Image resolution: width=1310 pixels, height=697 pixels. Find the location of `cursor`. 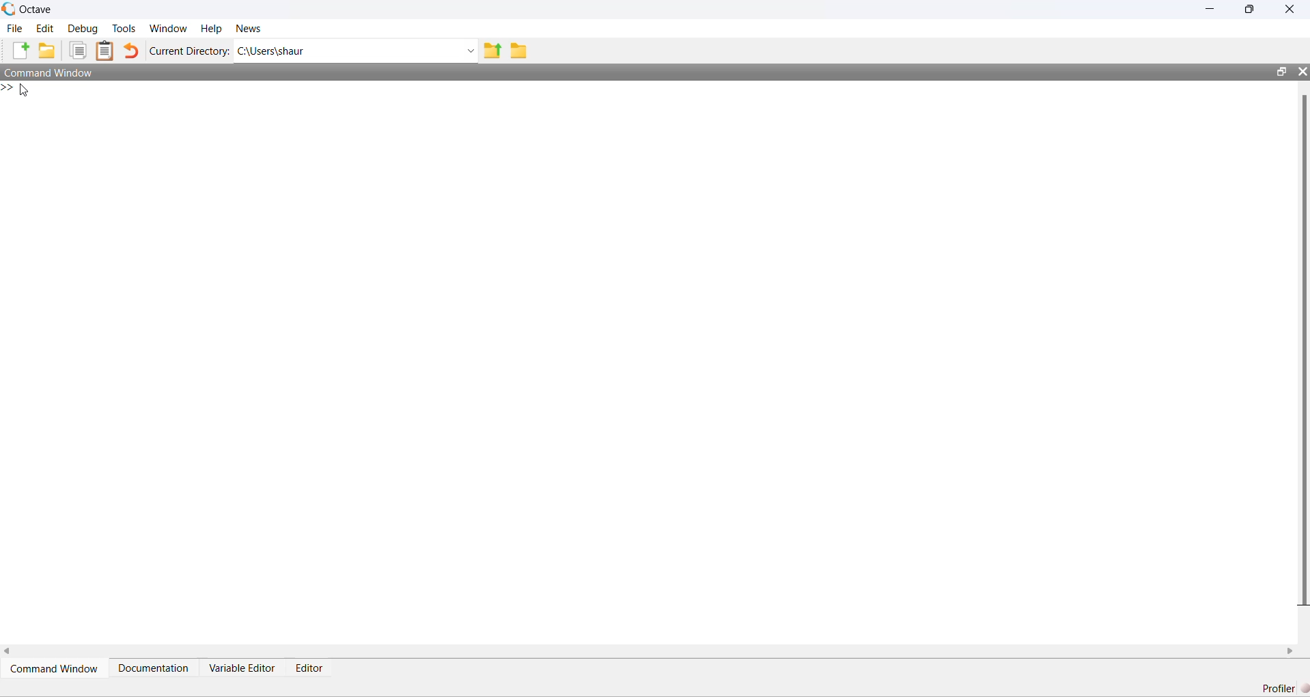

cursor is located at coordinates (25, 90).